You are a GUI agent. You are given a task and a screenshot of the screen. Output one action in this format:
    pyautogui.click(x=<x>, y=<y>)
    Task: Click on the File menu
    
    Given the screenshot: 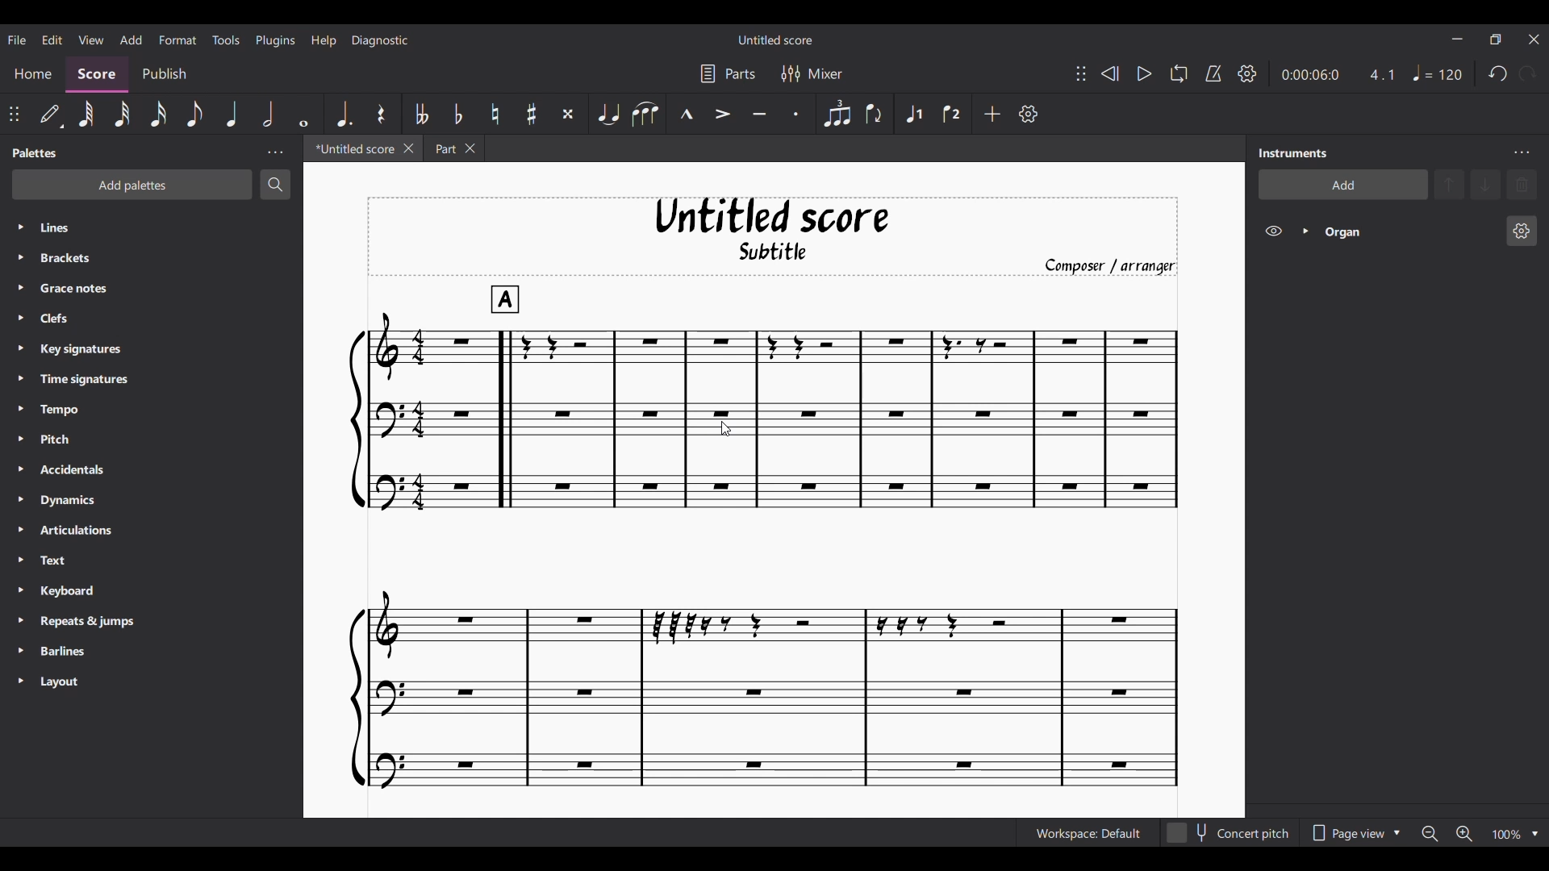 What is the action you would take?
    pyautogui.click(x=17, y=40)
    